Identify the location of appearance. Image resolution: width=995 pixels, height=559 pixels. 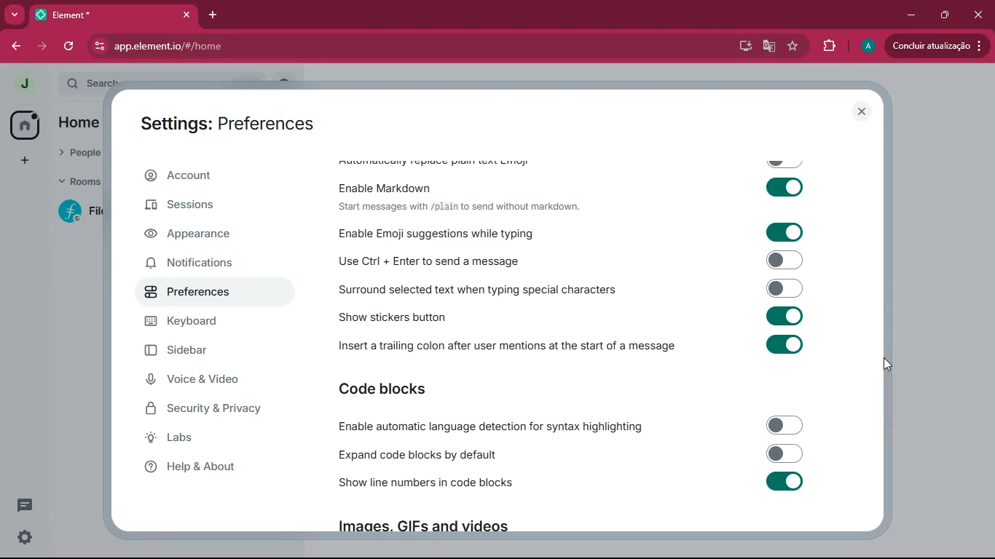
(203, 236).